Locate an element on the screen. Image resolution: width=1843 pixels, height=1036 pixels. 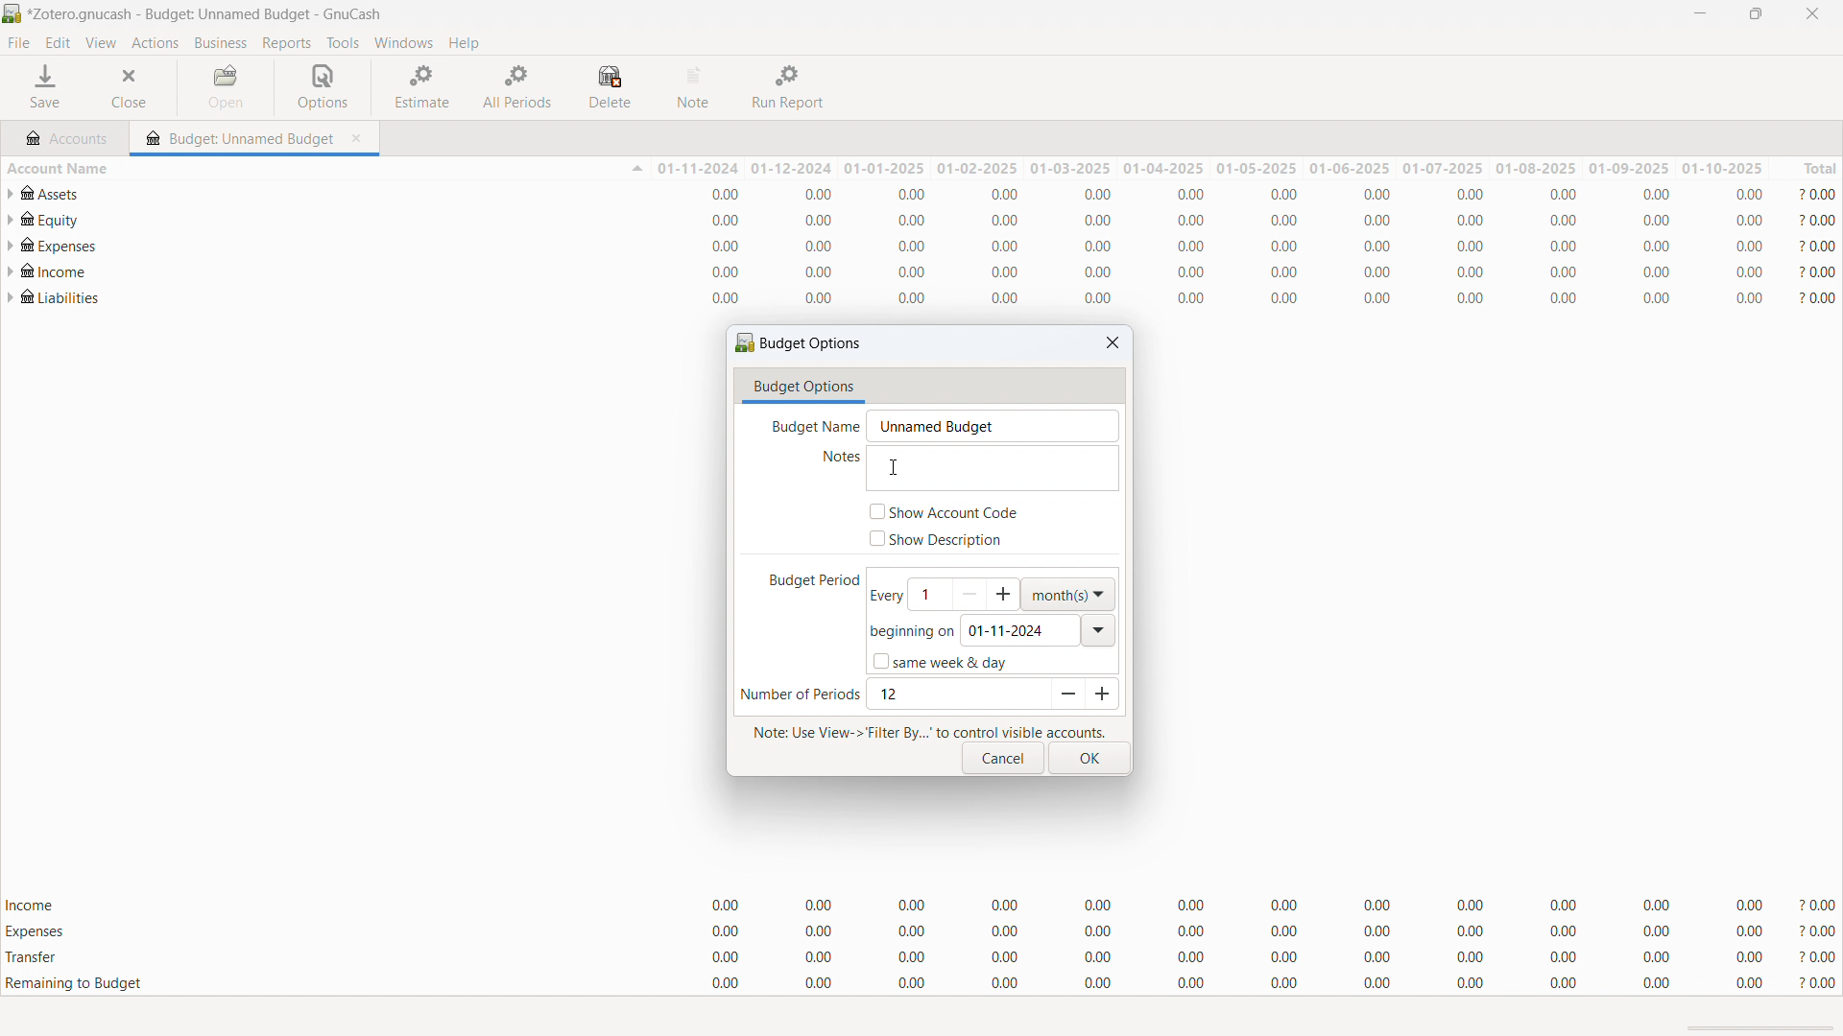
open is located at coordinates (227, 87).